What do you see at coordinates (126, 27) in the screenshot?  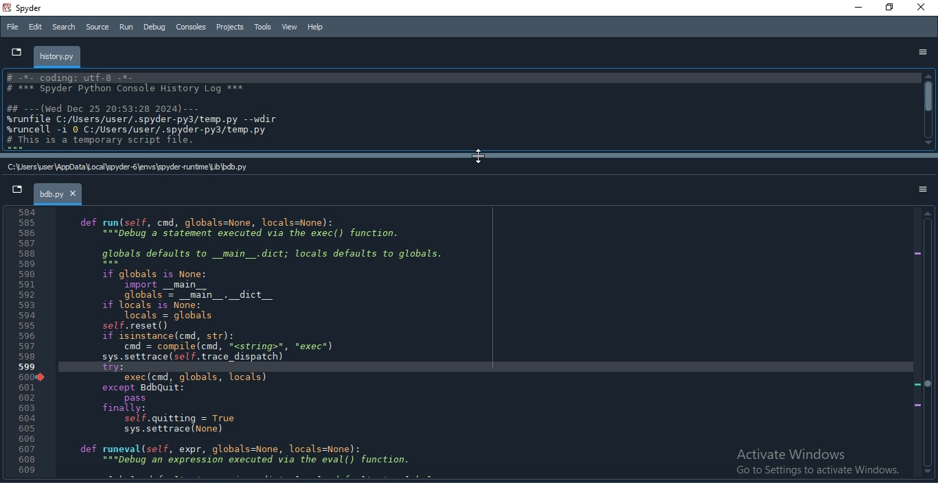 I see `Run` at bounding box center [126, 27].